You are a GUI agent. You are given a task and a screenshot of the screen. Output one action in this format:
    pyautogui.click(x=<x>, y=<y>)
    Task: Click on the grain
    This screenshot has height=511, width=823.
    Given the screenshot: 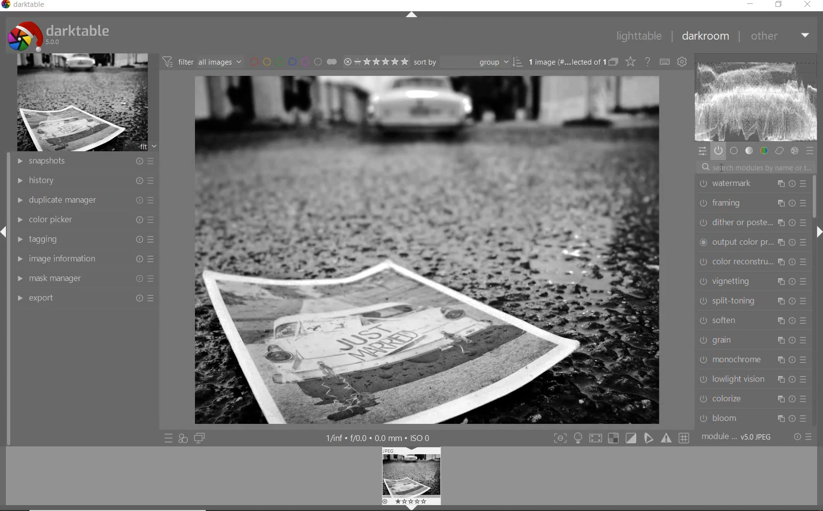 What is the action you would take?
    pyautogui.click(x=751, y=341)
    